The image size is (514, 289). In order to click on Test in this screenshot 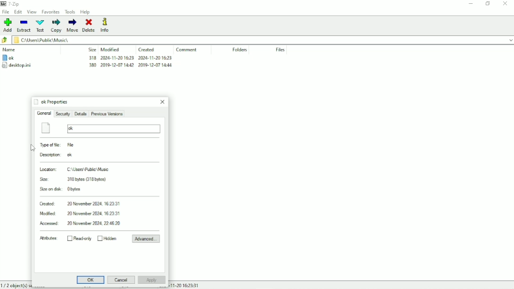, I will do `click(40, 25)`.